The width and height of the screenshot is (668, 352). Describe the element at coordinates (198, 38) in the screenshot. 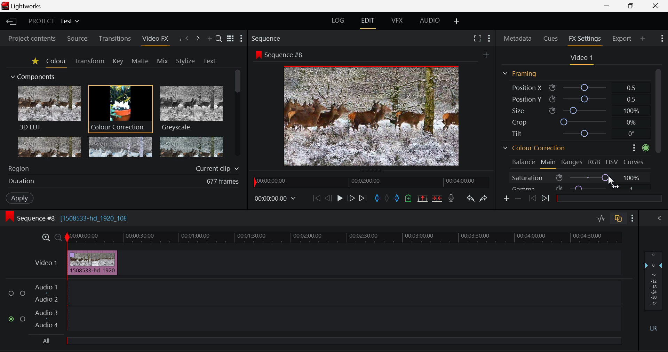

I see `Next Panel` at that location.